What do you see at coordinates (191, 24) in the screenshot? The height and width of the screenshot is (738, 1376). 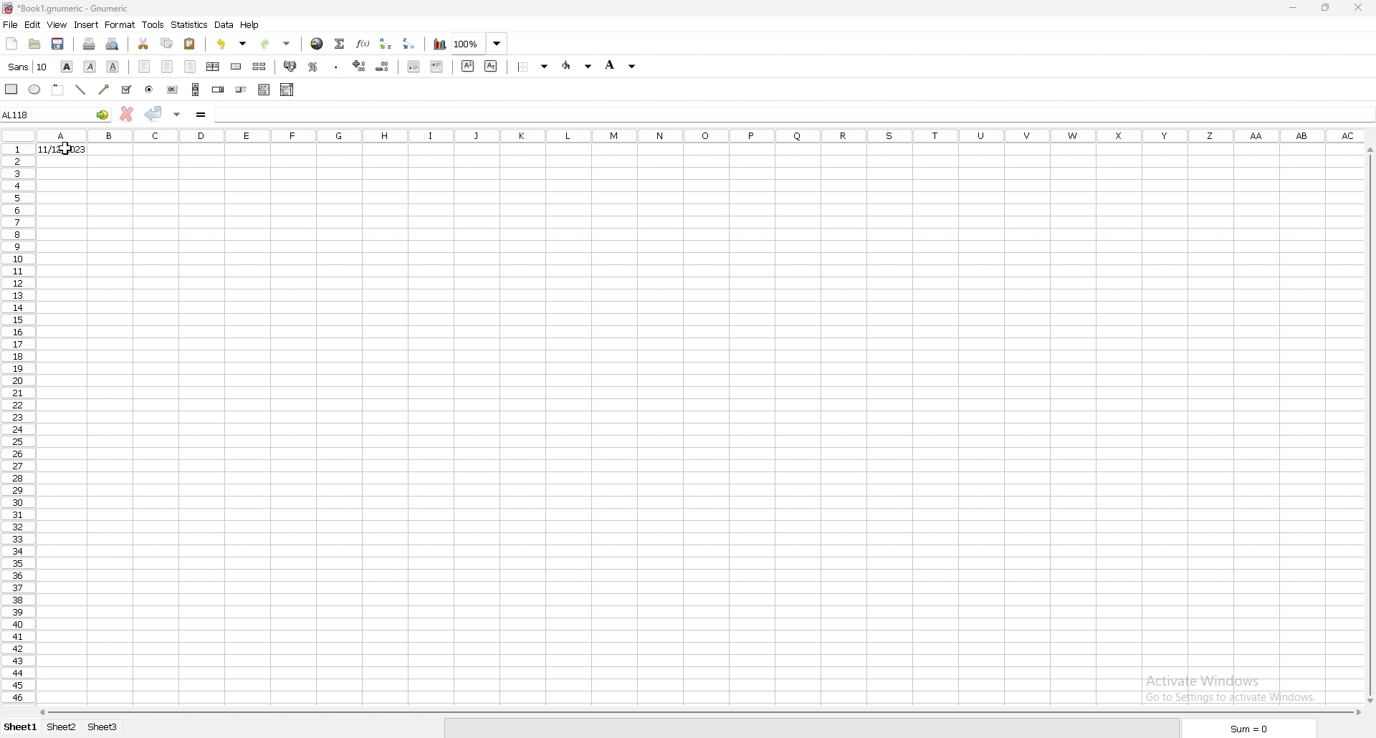 I see `statistics` at bounding box center [191, 24].